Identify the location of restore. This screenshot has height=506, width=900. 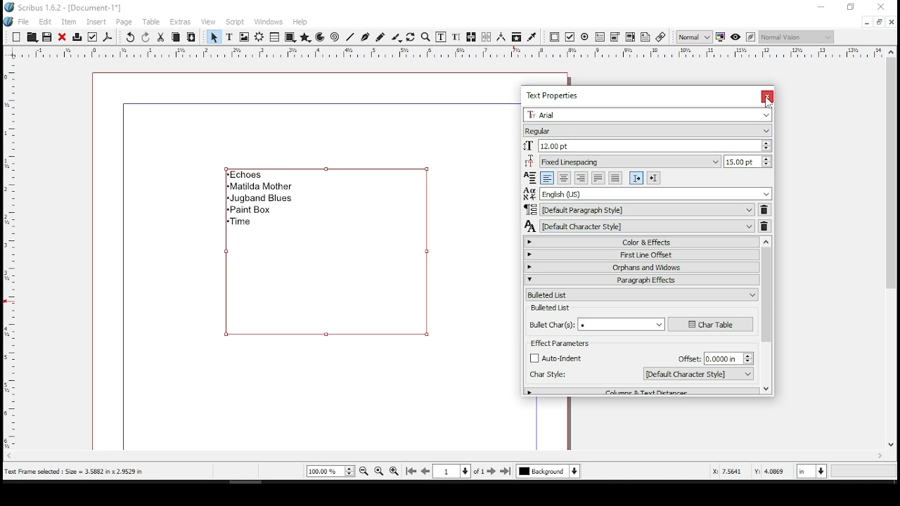
(878, 22).